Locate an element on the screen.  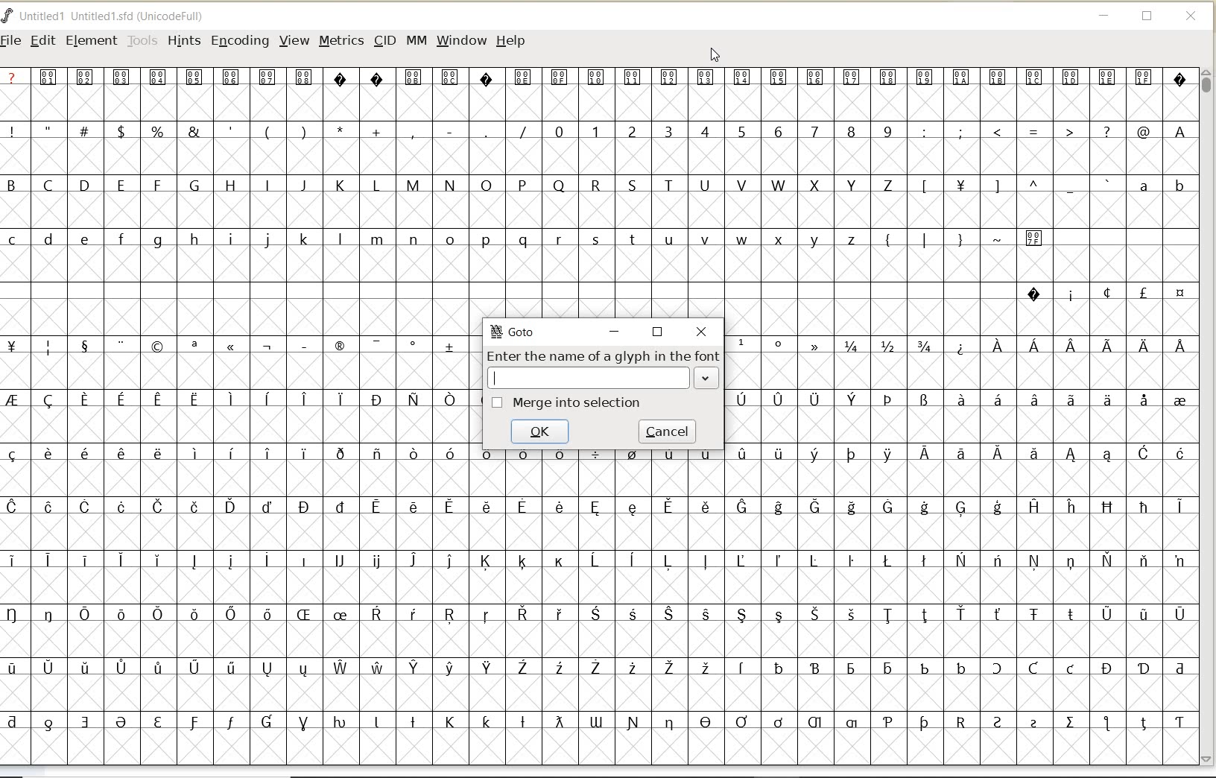
special characters is located at coordinates (957, 390).